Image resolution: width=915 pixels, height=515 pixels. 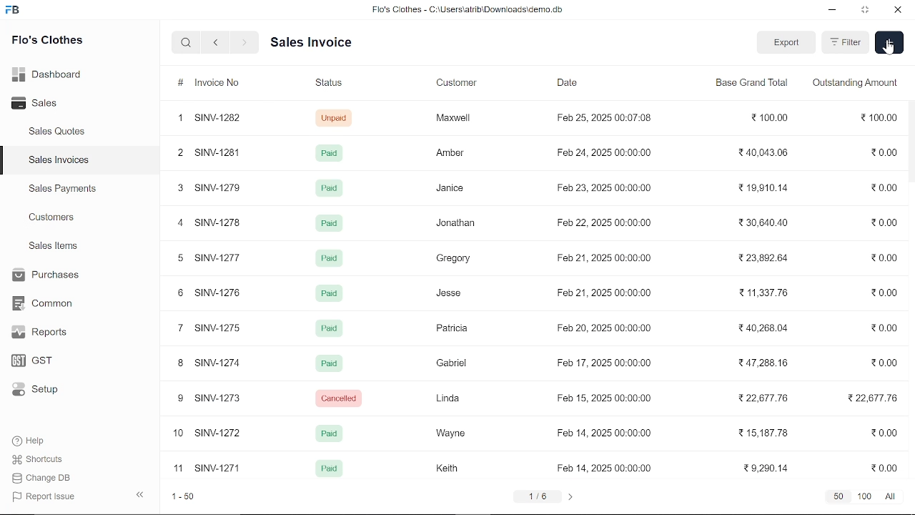 I want to click on search, so click(x=187, y=42).